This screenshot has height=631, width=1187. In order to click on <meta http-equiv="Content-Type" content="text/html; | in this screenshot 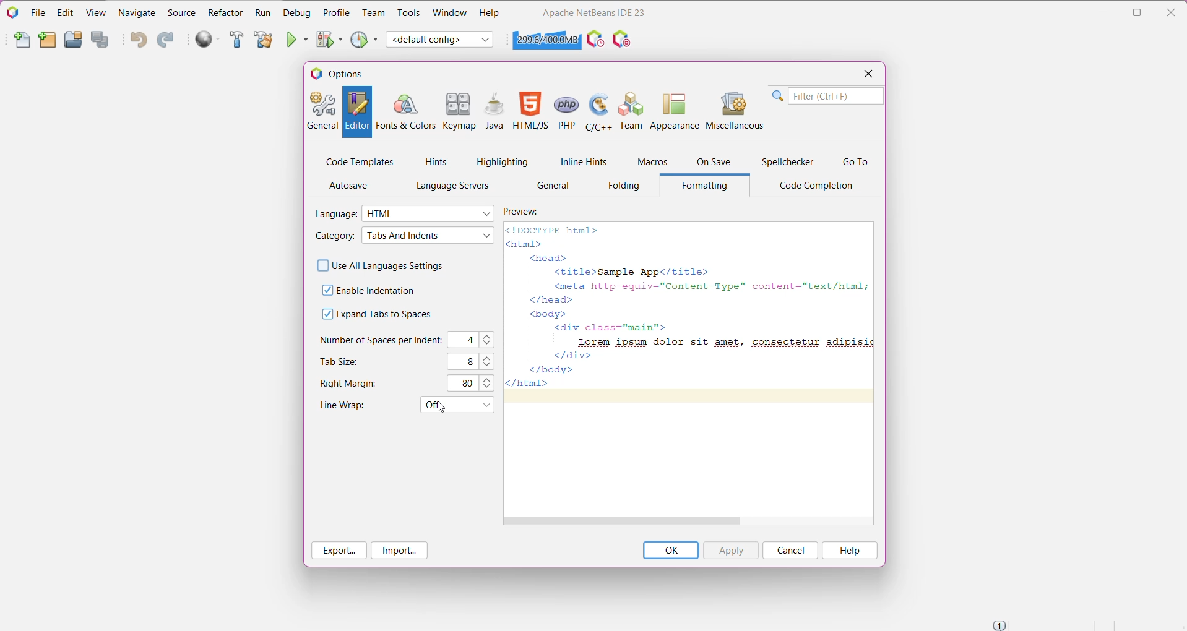, I will do `click(707, 286)`.